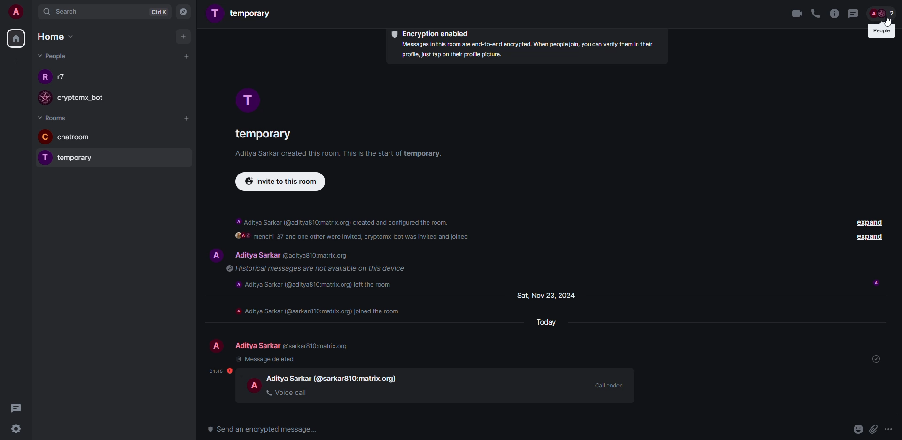 The image size is (902, 440). I want to click on profile, so click(43, 158).